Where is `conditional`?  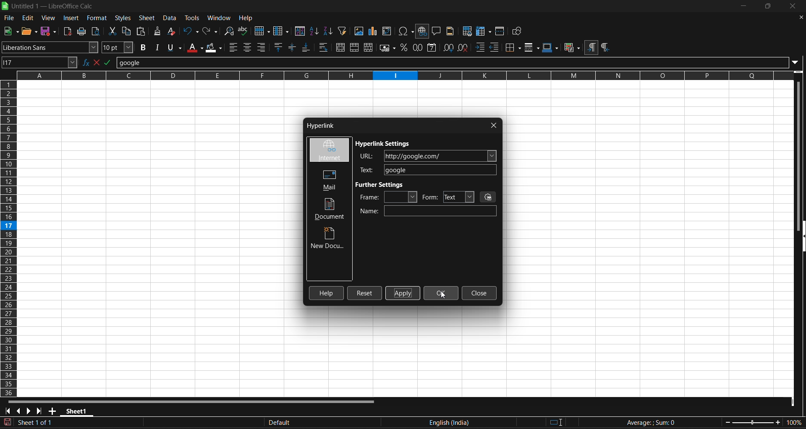
conditional is located at coordinates (571, 48).